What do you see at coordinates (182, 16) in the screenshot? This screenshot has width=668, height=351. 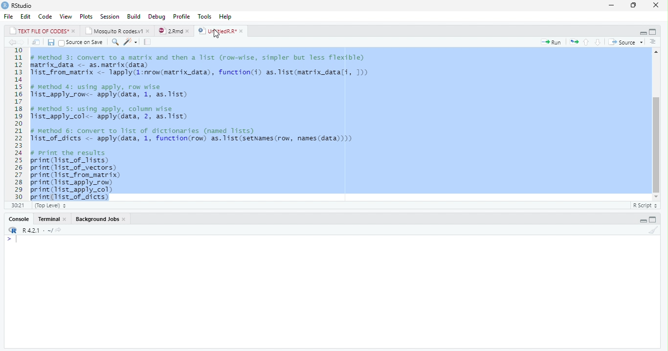 I see `Profile` at bounding box center [182, 16].